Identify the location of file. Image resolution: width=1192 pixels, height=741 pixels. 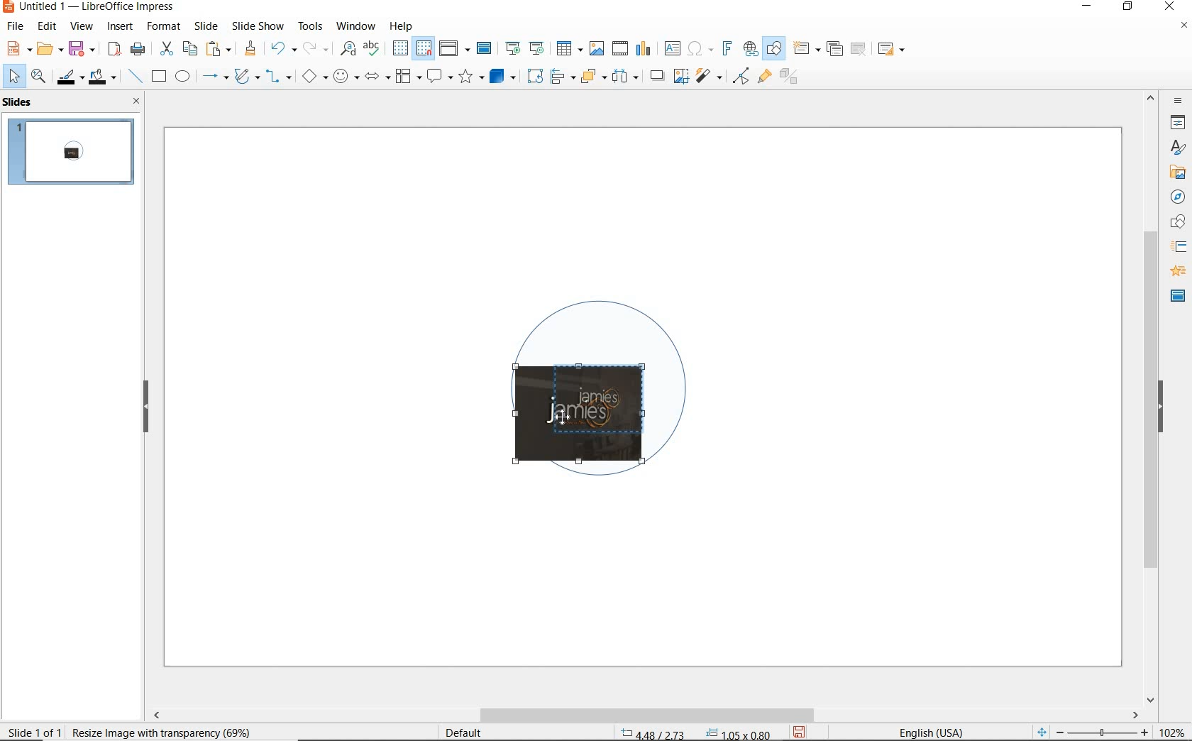
(16, 26).